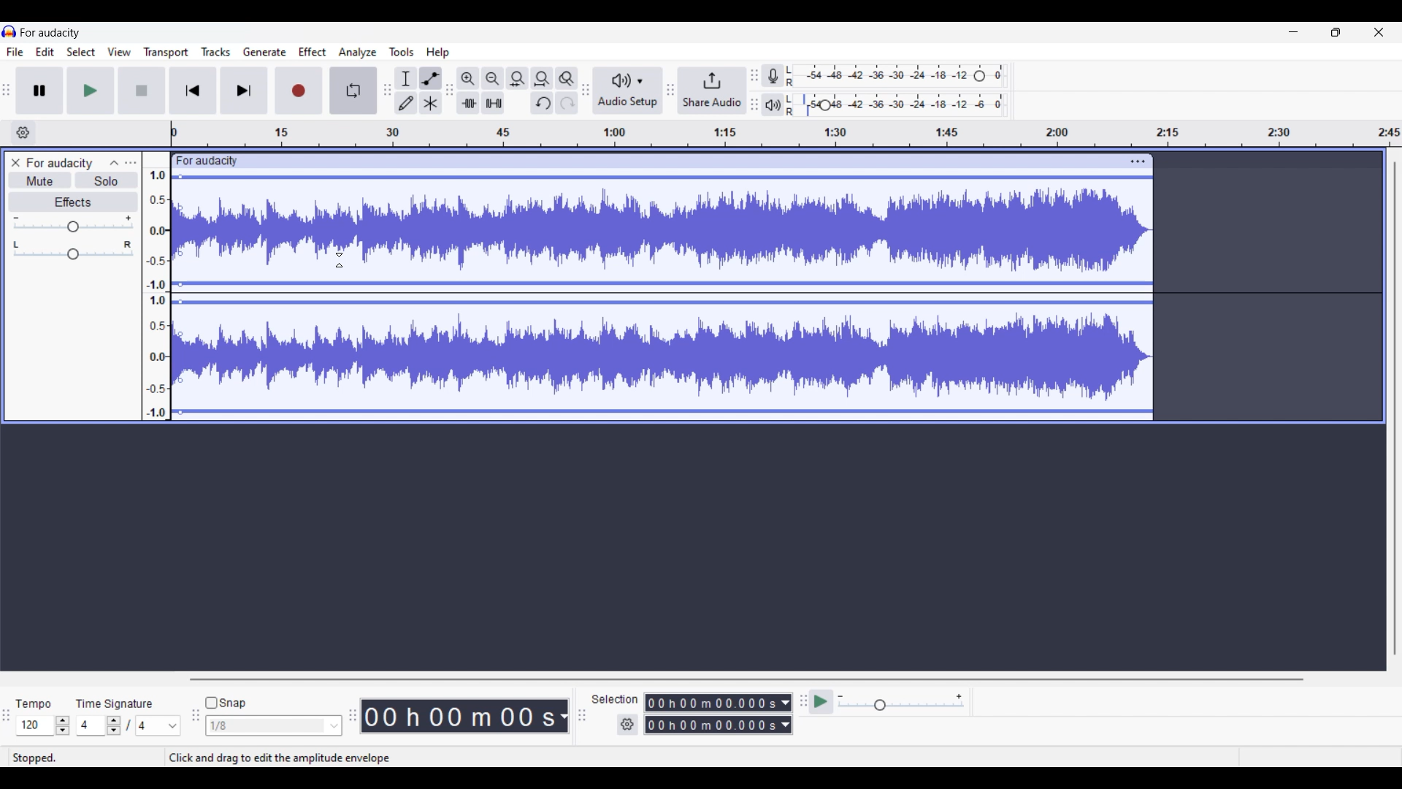 The image size is (1402, 789). Describe the element at coordinates (299, 91) in the screenshot. I see `Record/Record new track` at that location.